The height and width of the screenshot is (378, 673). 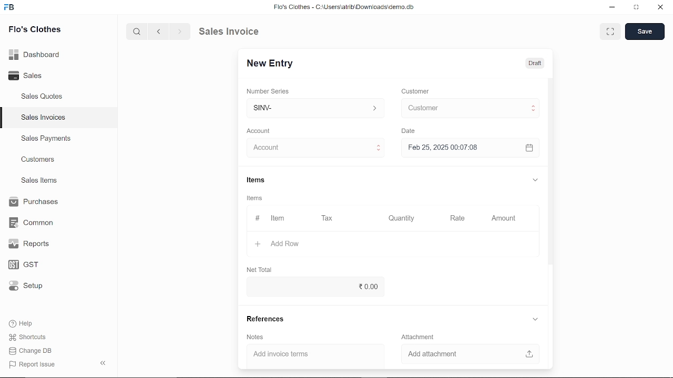 What do you see at coordinates (34, 31) in the screenshot?
I see `Flo's Clothes` at bounding box center [34, 31].